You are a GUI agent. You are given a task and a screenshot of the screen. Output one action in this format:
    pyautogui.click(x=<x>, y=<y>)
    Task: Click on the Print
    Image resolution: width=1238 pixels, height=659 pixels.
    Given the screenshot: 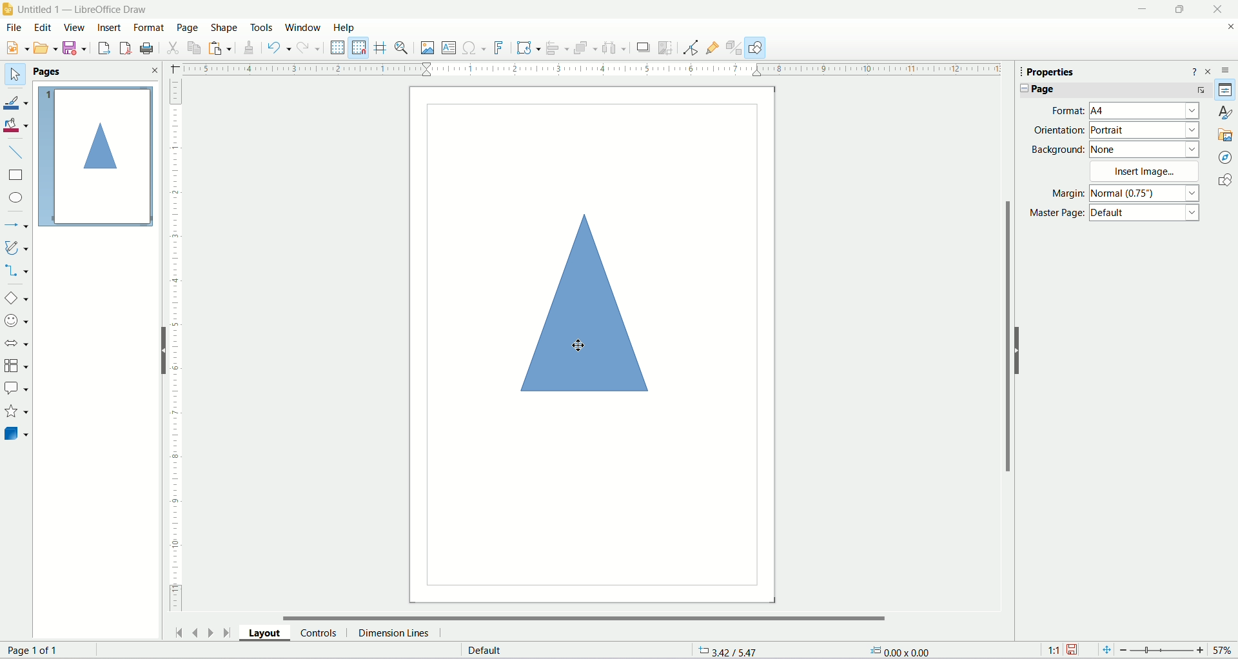 What is the action you would take?
    pyautogui.click(x=148, y=48)
    